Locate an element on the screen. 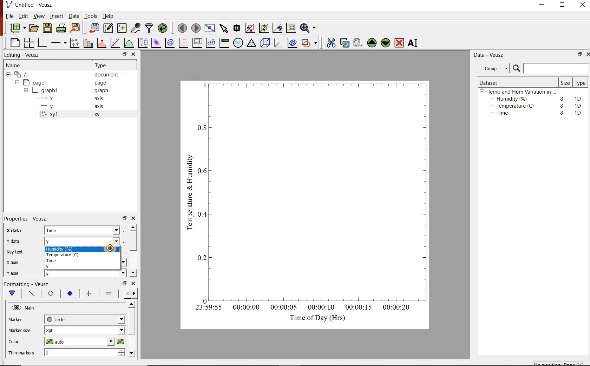 The width and height of the screenshot is (590, 366). graph is located at coordinates (50, 90).